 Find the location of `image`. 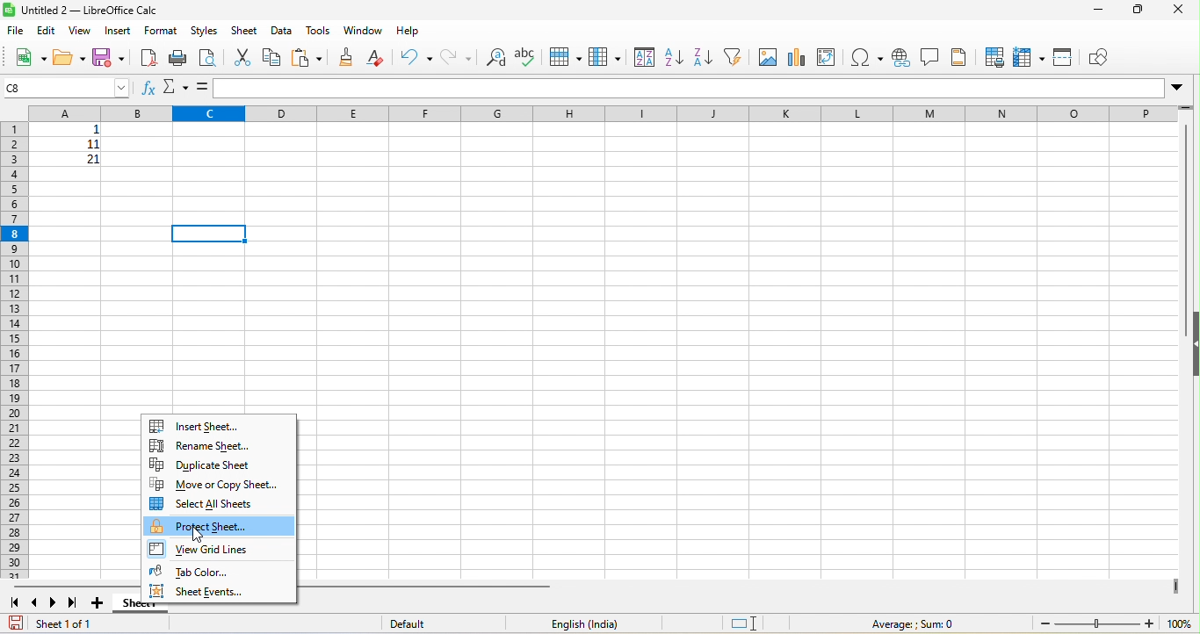

image is located at coordinates (767, 57).